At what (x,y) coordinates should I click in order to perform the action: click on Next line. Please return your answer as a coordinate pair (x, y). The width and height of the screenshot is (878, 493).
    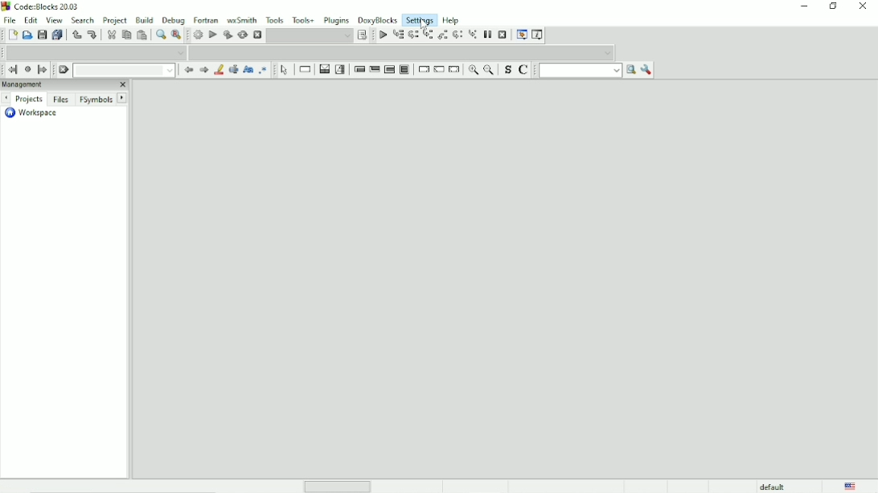
    Looking at the image, I should click on (413, 35).